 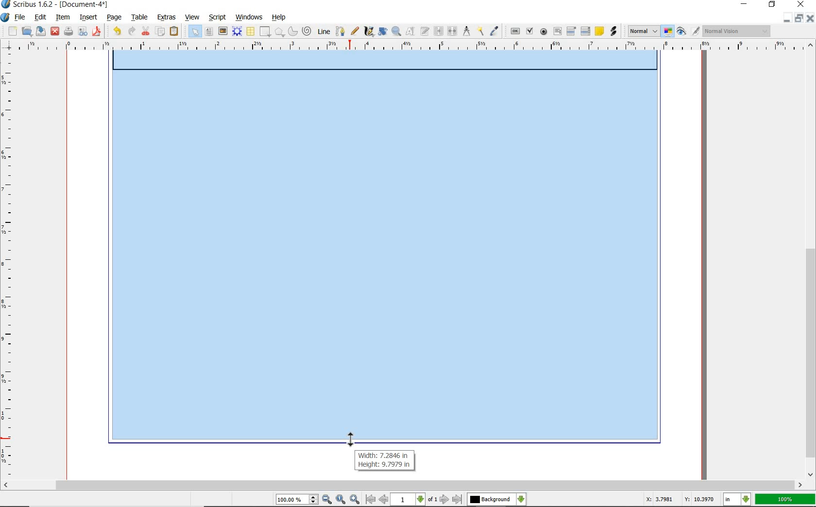 I want to click on zoom in or zoom out, so click(x=396, y=32).